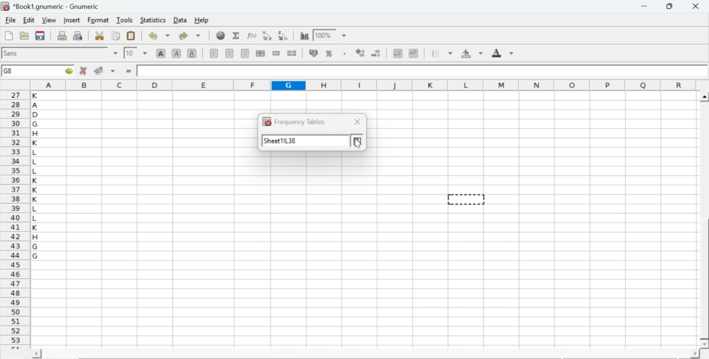 Image resolution: width=709 pixels, height=359 pixels. What do you see at coordinates (40, 35) in the screenshot?
I see `save current workbook` at bounding box center [40, 35].